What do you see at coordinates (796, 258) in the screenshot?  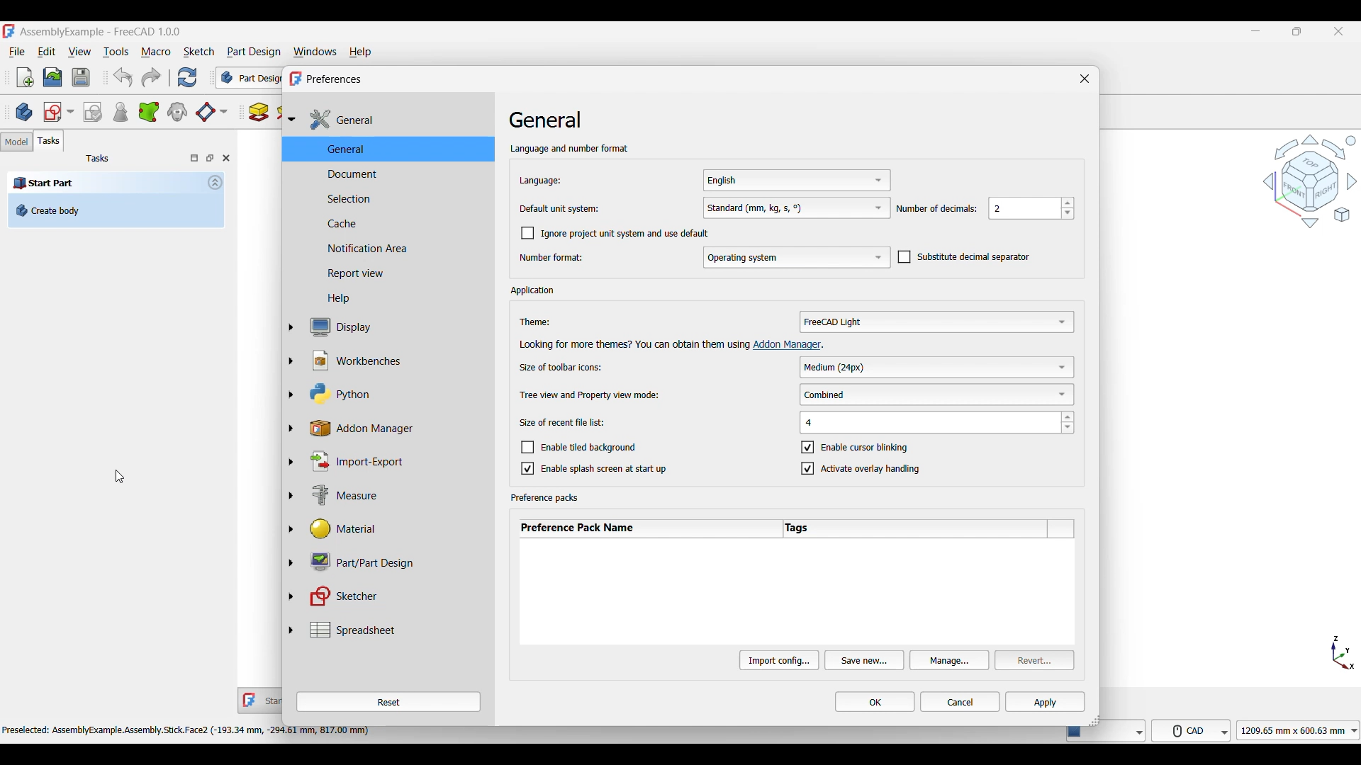 I see `Operating system` at bounding box center [796, 258].